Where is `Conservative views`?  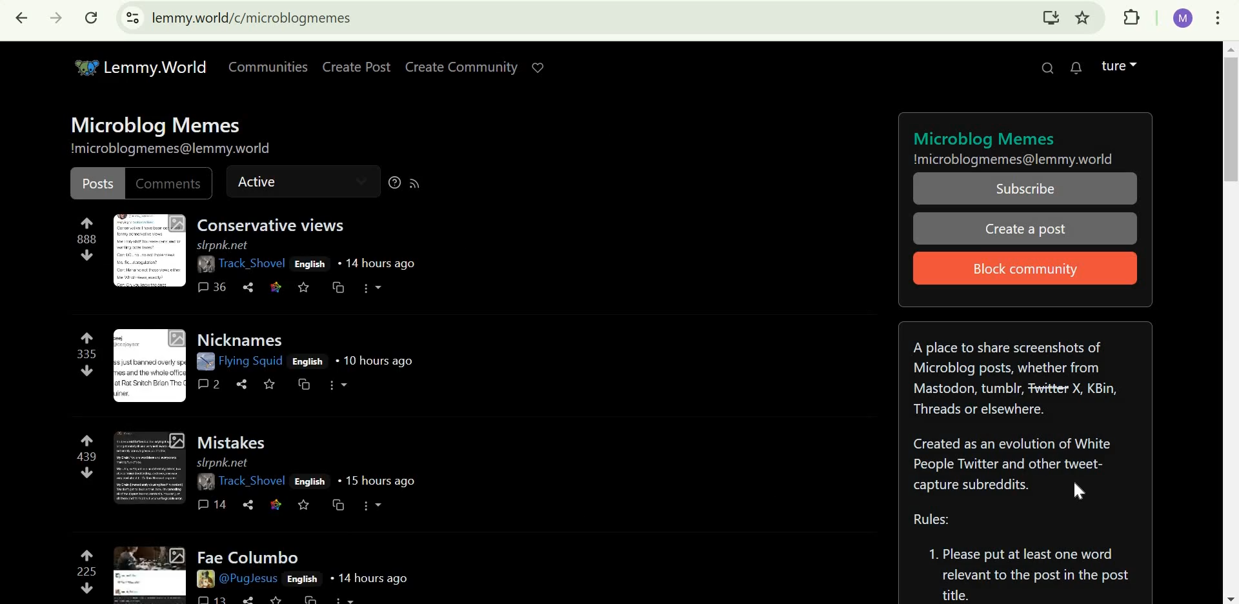 Conservative views is located at coordinates (273, 225).